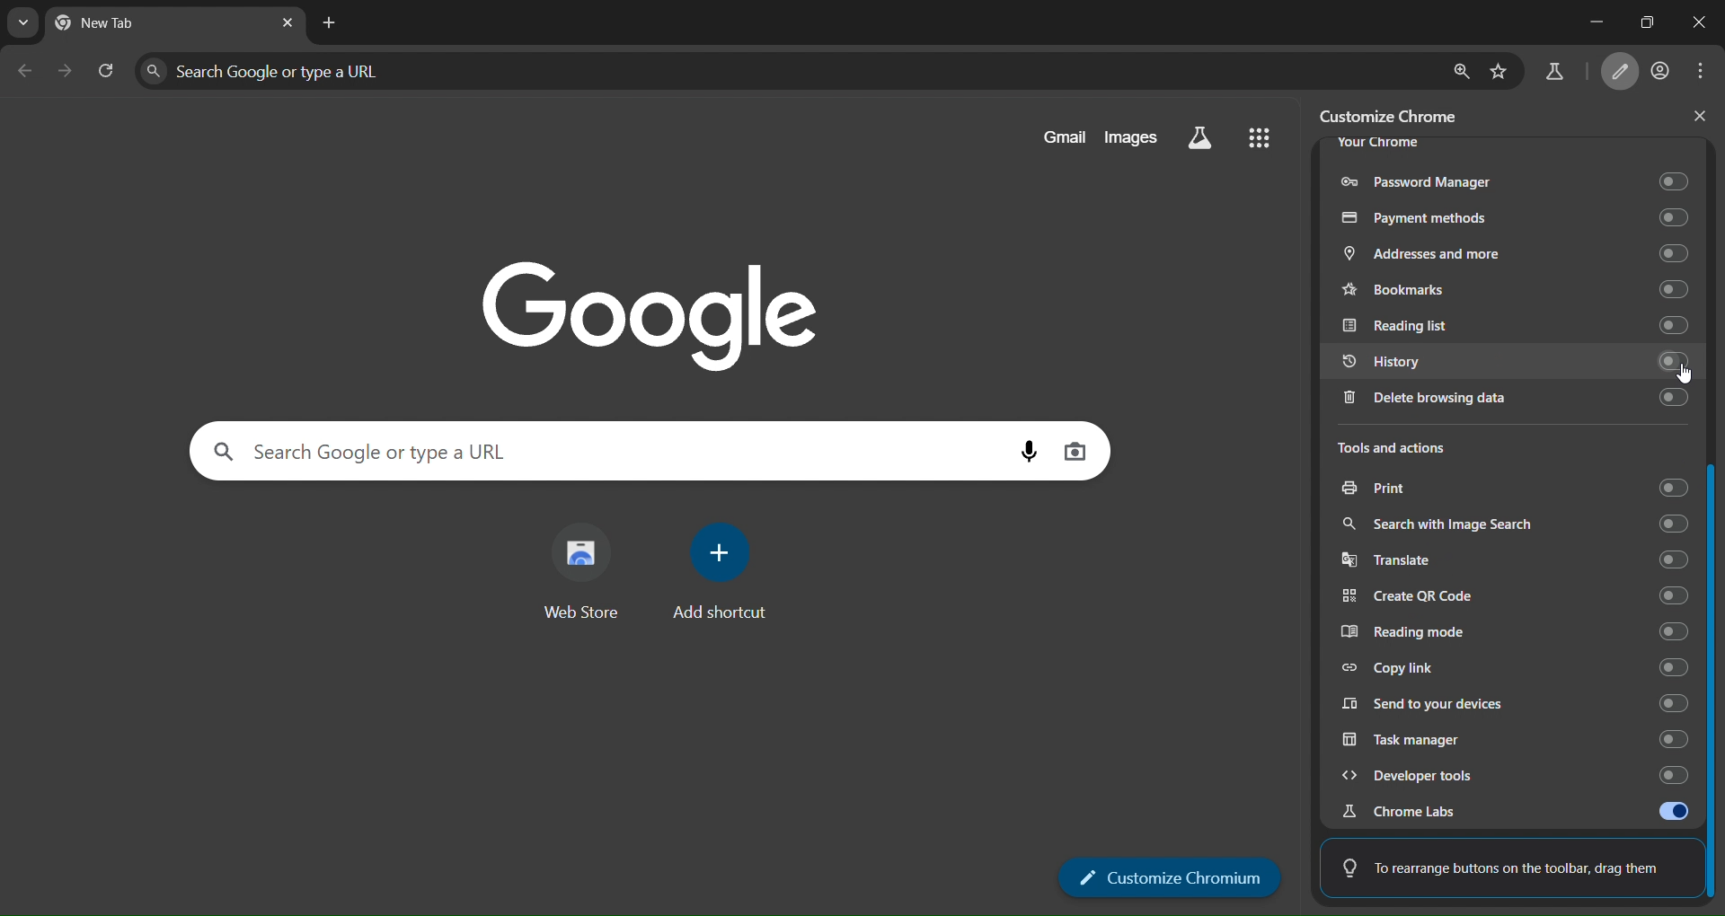 This screenshot has width=1725, height=916. What do you see at coordinates (1064, 137) in the screenshot?
I see `gmail` at bounding box center [1064, 137].